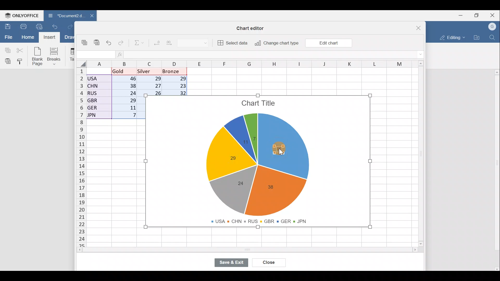 The image size is (500, 281). What do you see at coordinates (332, 44) in the screenshot?
I see `Cursor on Edit chart` at bounding box center [332, 44].